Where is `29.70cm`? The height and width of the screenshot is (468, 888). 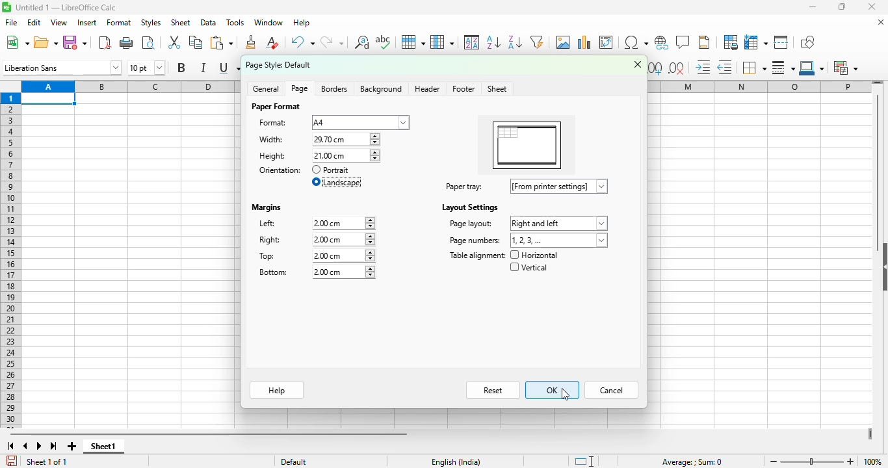 29.70cm is located at coordinates (345, 156).